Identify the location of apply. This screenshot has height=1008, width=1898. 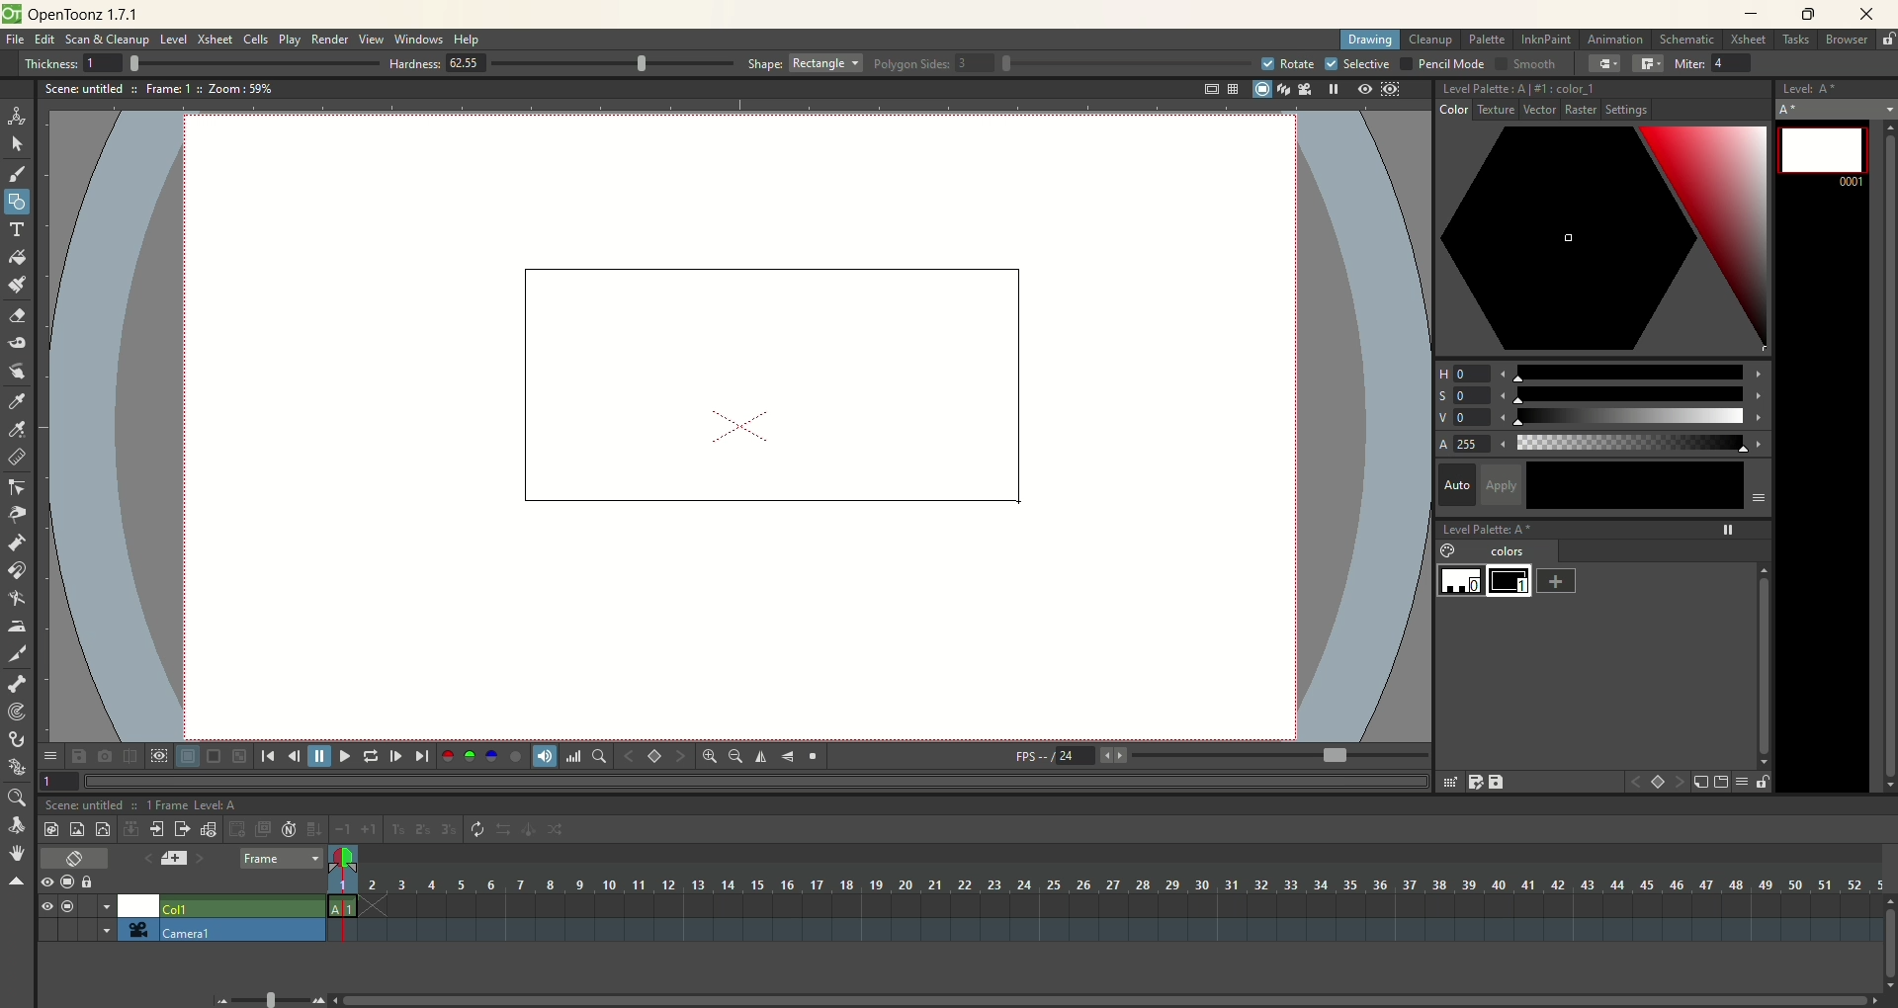
(1625, 485).